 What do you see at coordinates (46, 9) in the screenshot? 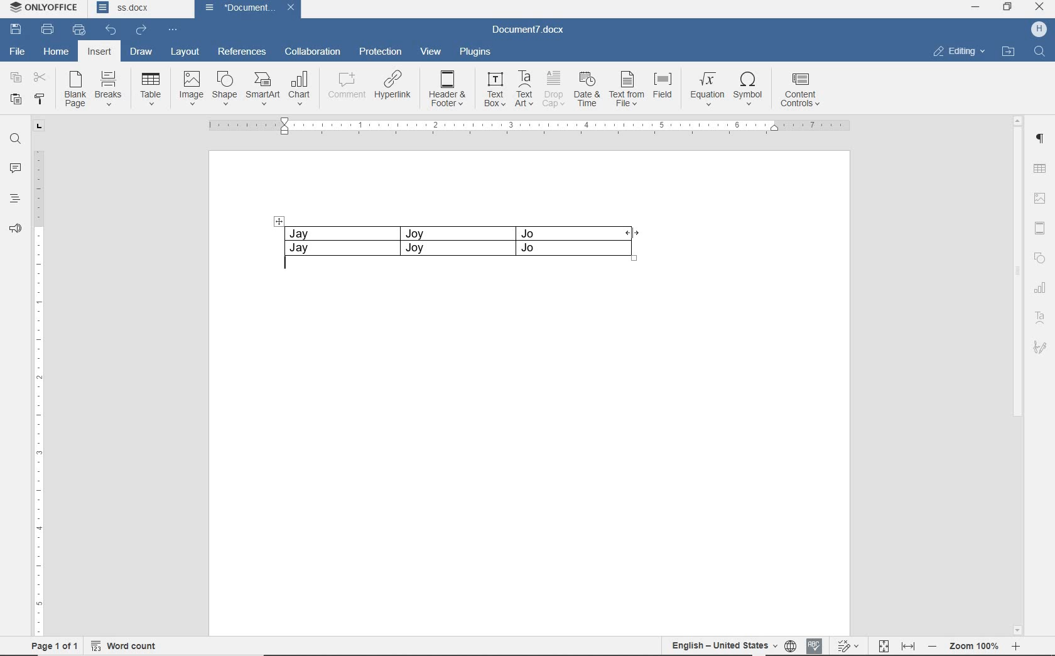
I see `SYSTEM NAME` at bounding box center [46, 9].